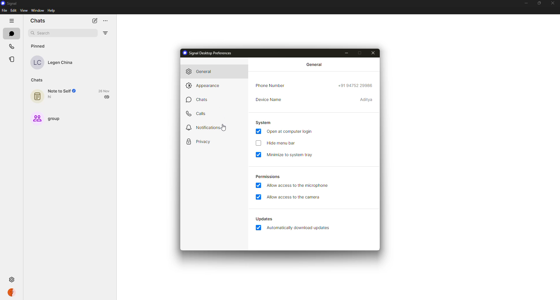  What do you see at coordinates (374, 52) in the screenshot?
I see `close` at bounding box center [374, 52].